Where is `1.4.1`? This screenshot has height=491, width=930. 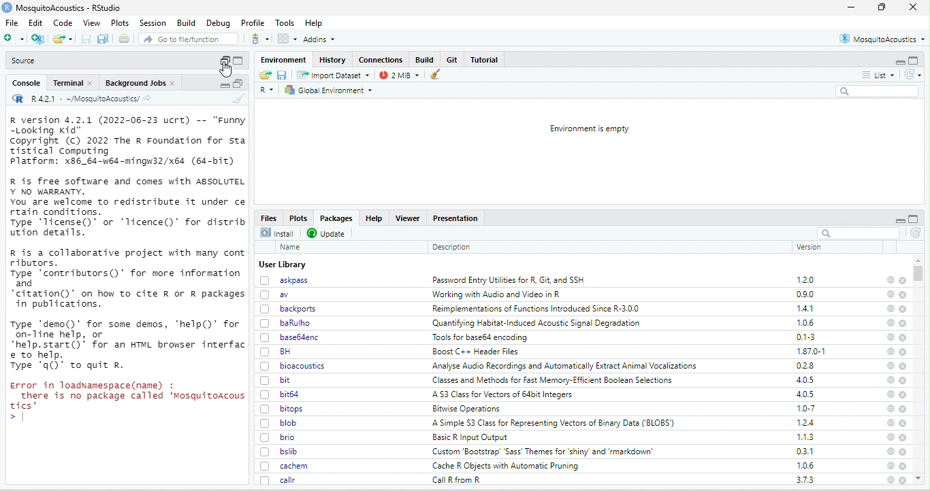
1.4.1 is located at coordinates (807, 309).